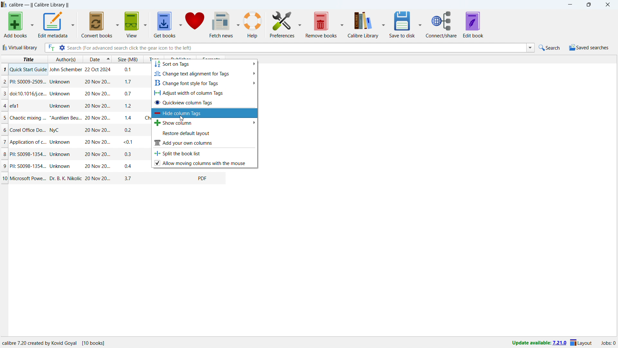 This screenshot has height=348, width=618. I want to click on convert books option, so click(118, 24).